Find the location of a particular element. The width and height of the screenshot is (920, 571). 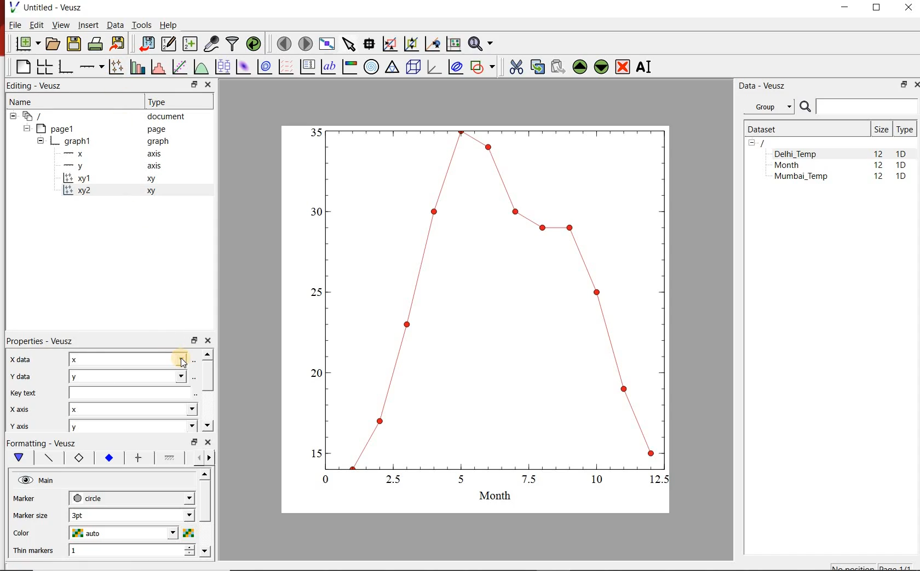

Data - Veusz is located at coordinates (764, 86).